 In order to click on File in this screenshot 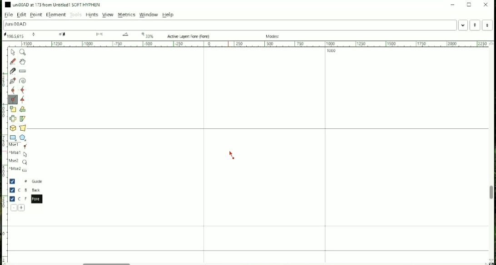, I will do `click(8, 15)`.